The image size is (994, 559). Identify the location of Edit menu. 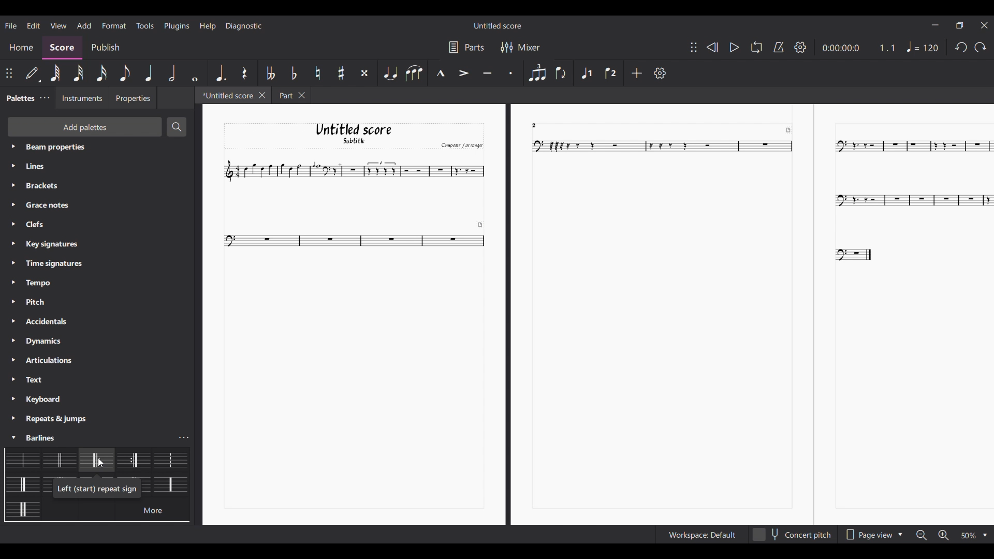
(34, 25).